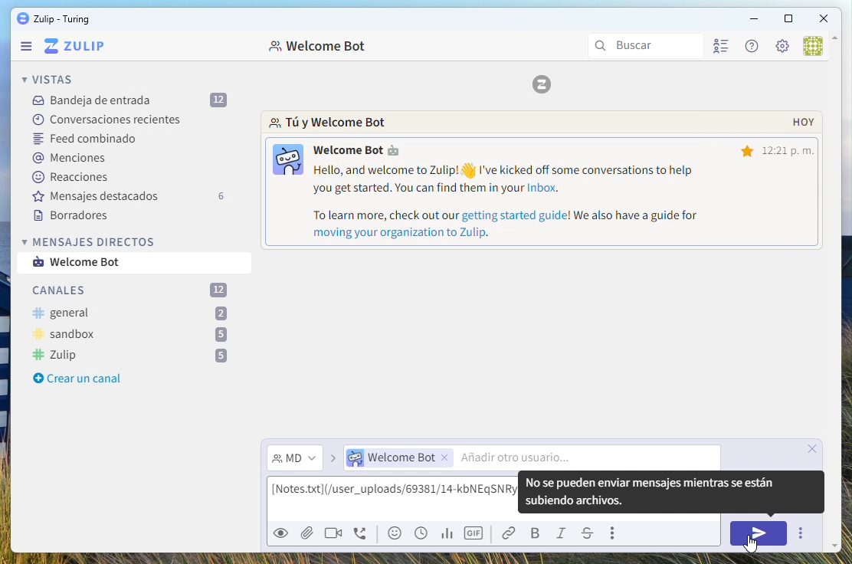 The image size is (852, 564). Describe the element at coordinates (333, 532) in the screenshot. I see `Videocall` at that location.